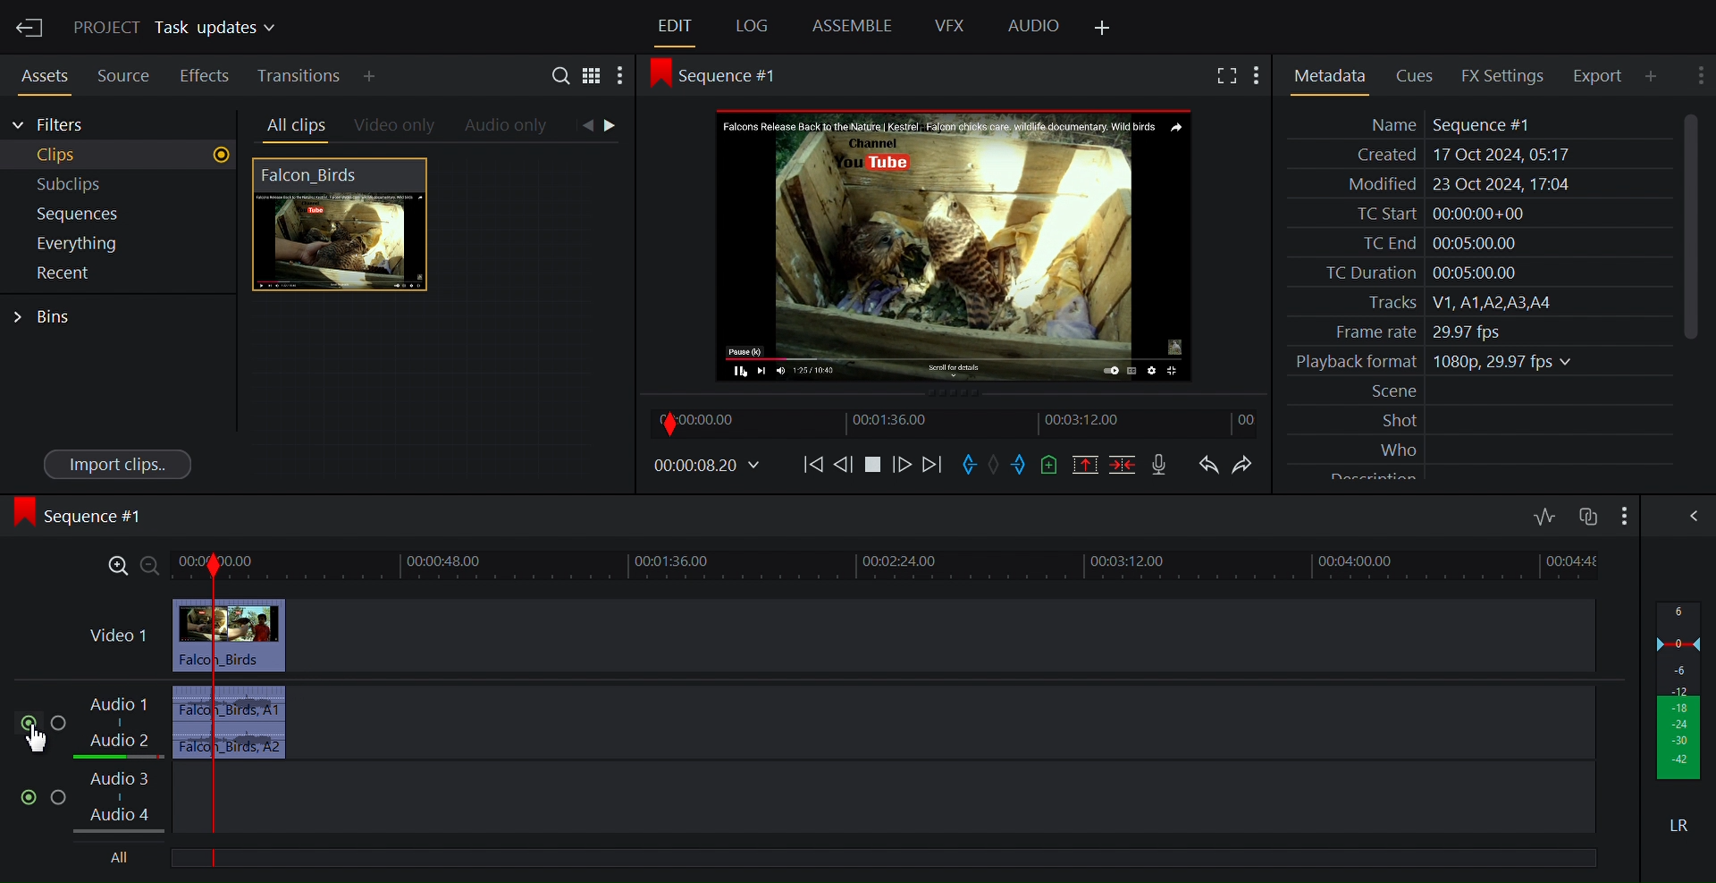 This screenshot has height=883, width=1716. Describe the element at coordinates (1034, 27) in the screenshot. I see `Audio` at that location.